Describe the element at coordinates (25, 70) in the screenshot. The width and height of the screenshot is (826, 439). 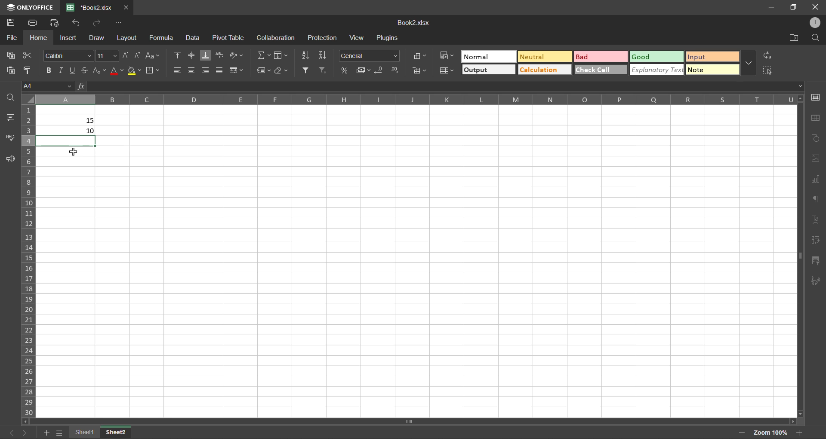
I see `copy style` at that location.